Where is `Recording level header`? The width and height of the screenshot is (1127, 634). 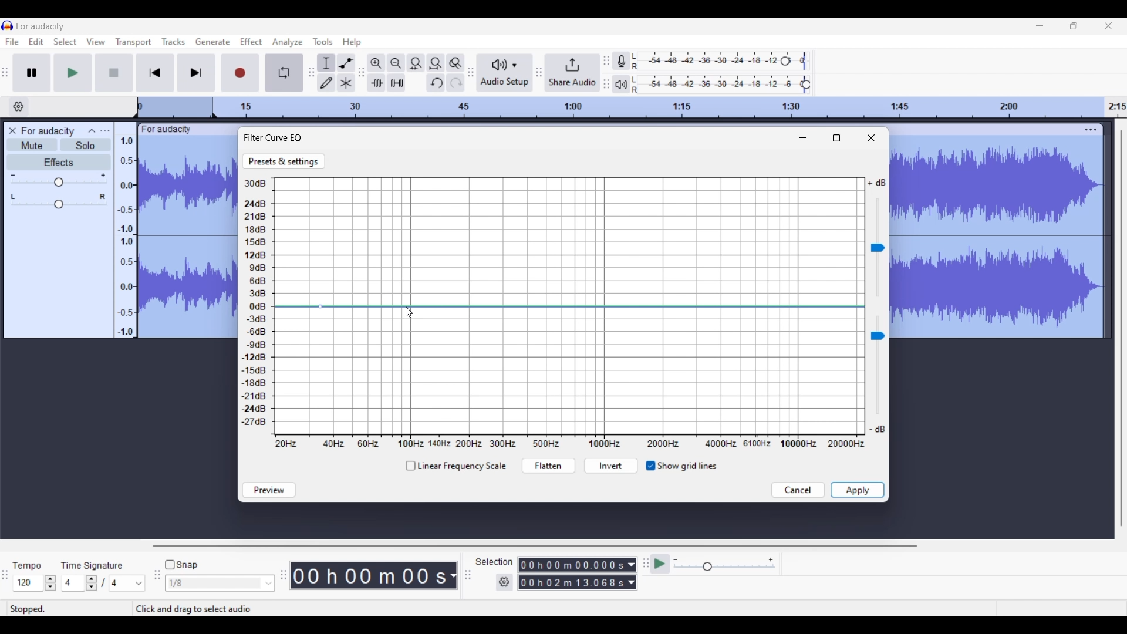
Recording level header is located at coordinates (785, 61).